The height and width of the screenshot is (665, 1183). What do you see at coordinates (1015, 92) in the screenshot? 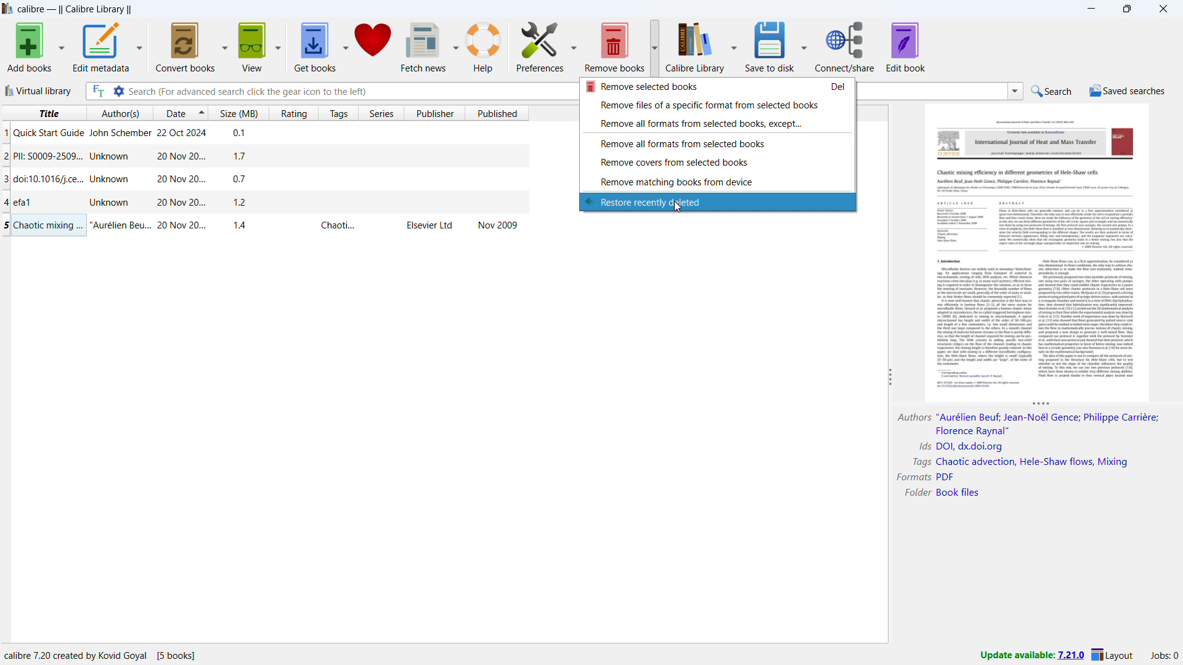
I see `search history` at bounding box center [1015, 92].